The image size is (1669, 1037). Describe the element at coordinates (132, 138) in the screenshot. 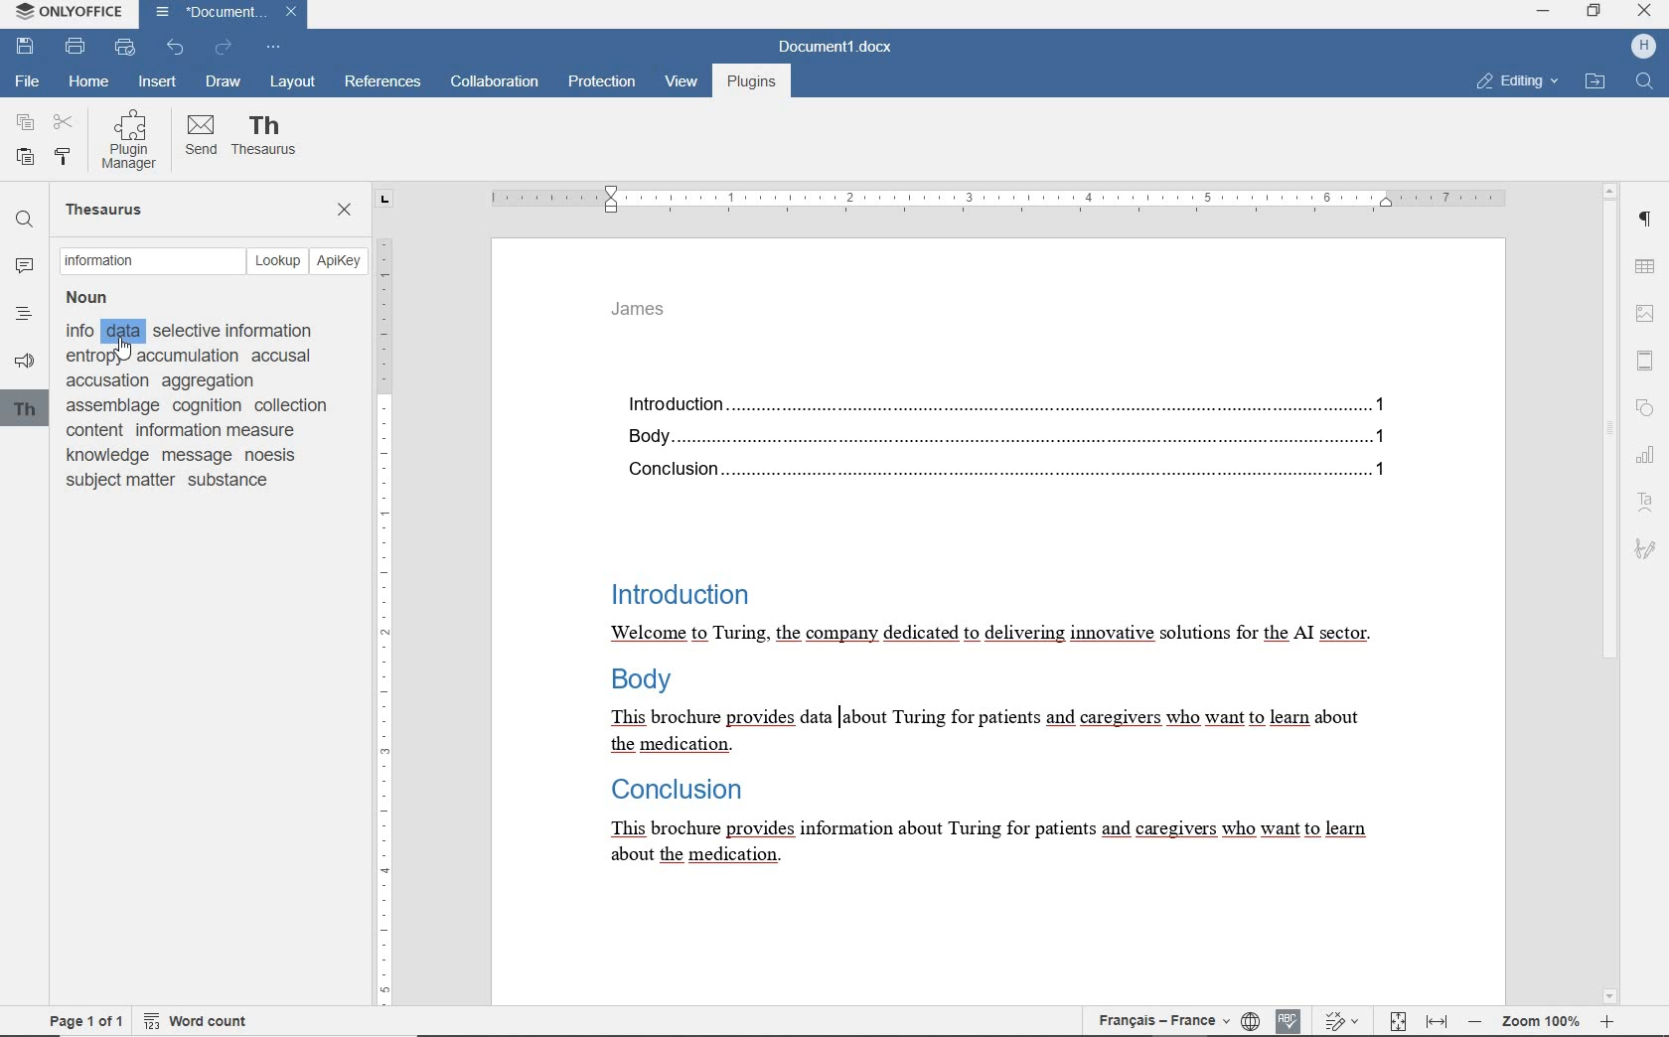

I see `PLUGIN MANAGER` at that location.